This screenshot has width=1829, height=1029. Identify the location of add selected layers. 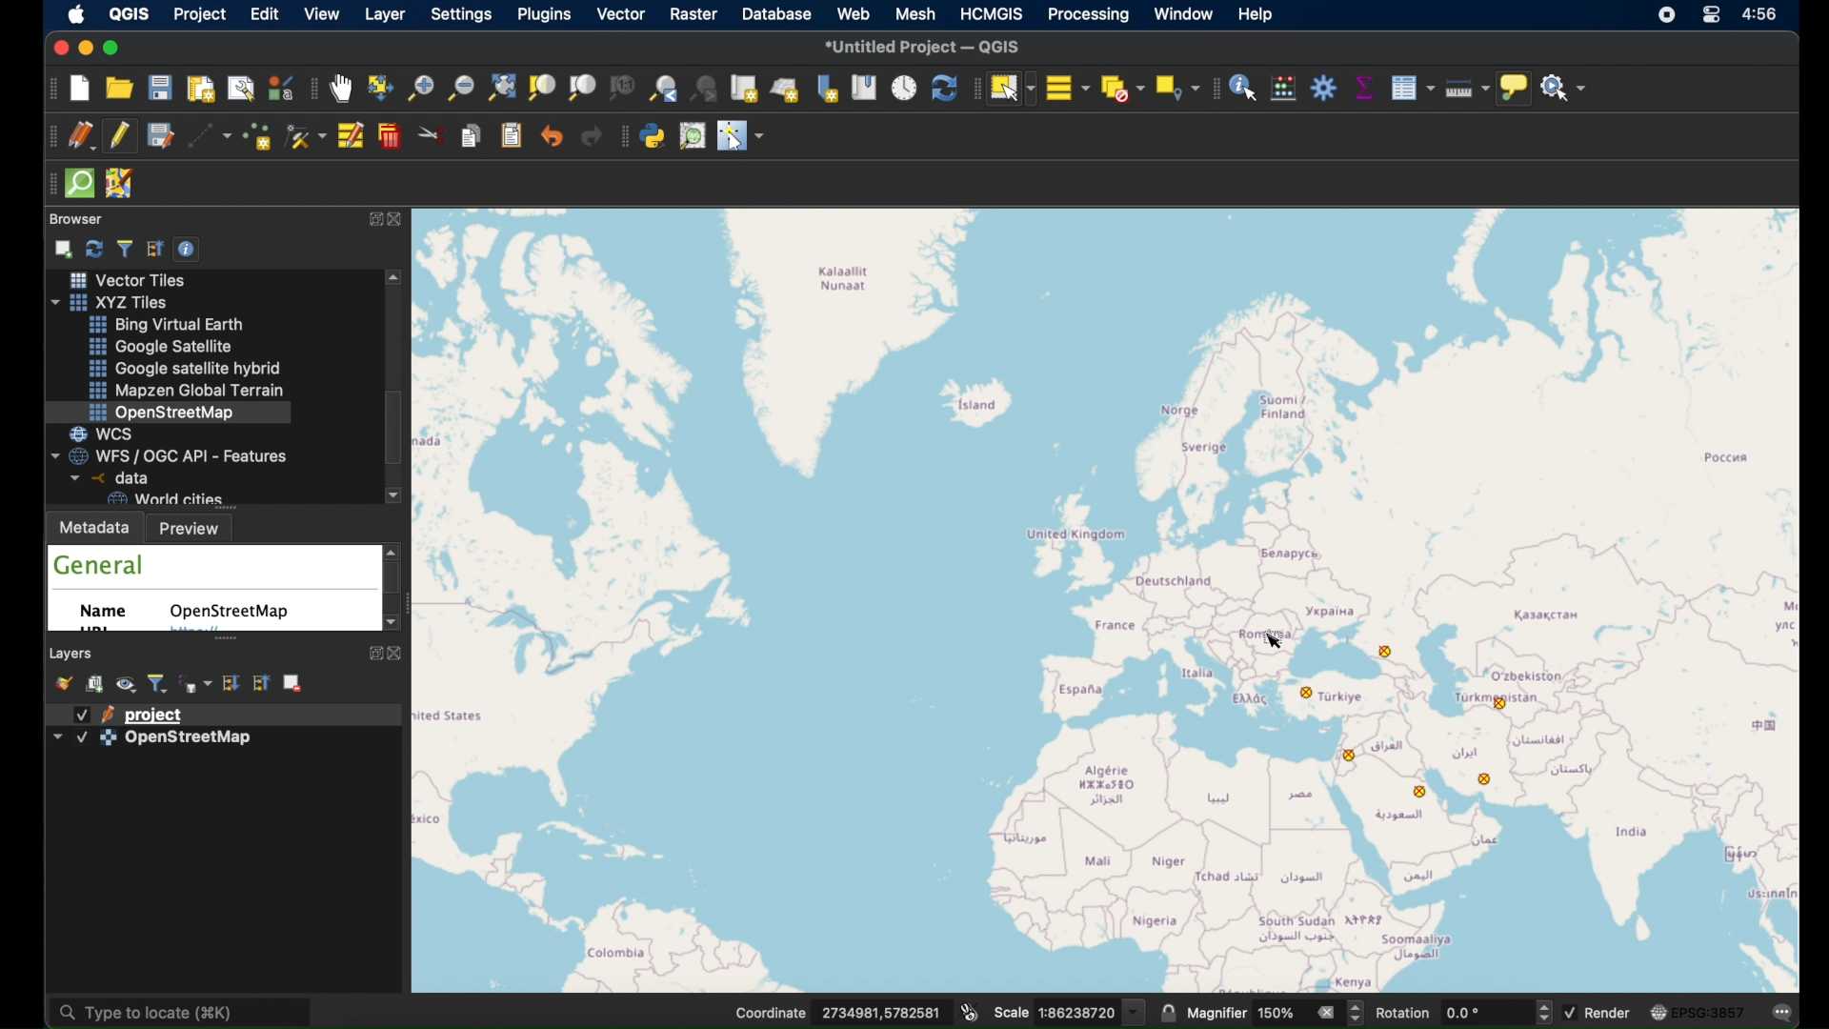
(61, 248).